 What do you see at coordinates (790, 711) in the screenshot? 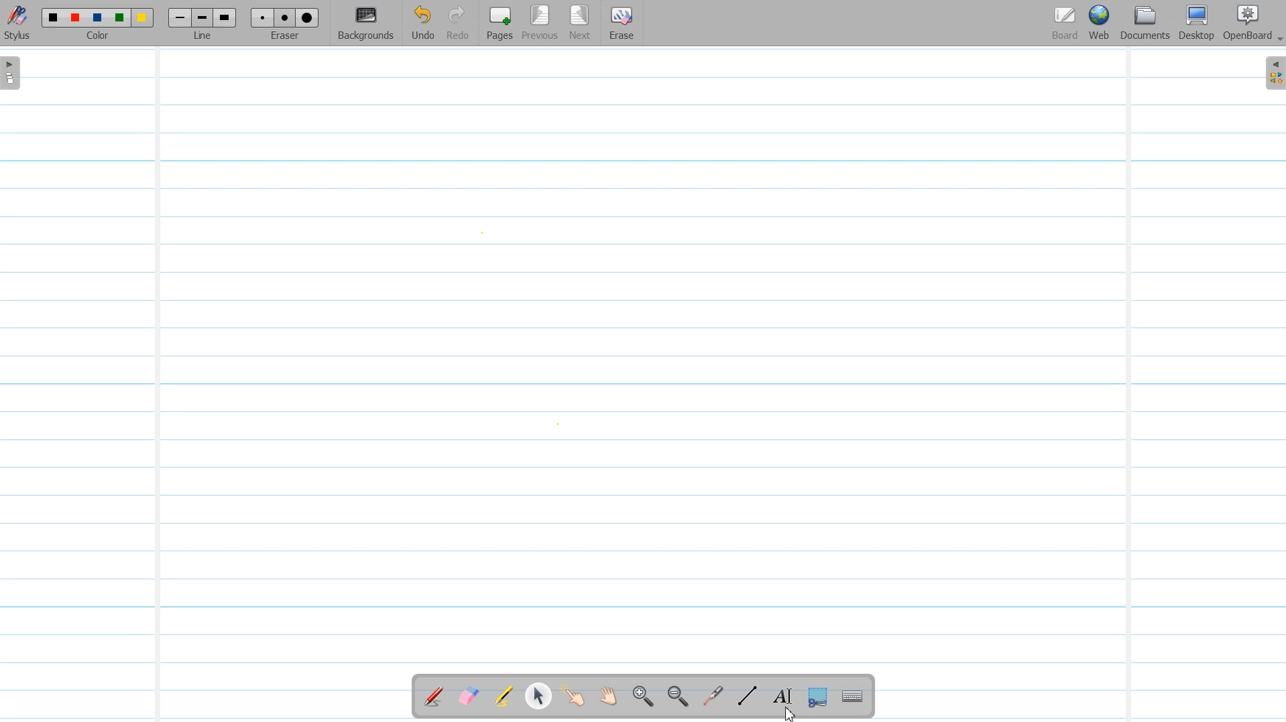
I see `Cursor` at bounding box center [790, 711].